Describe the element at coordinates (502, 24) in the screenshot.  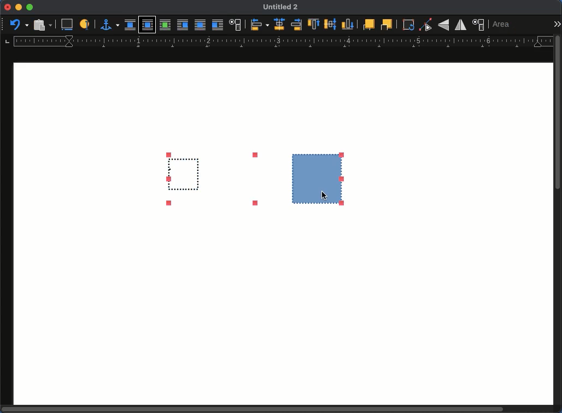
I see `area` at that location.